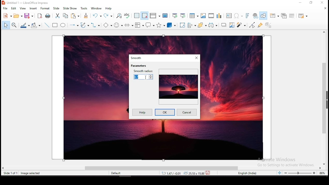  I want to click on rectangle tool, so click(55, 25).